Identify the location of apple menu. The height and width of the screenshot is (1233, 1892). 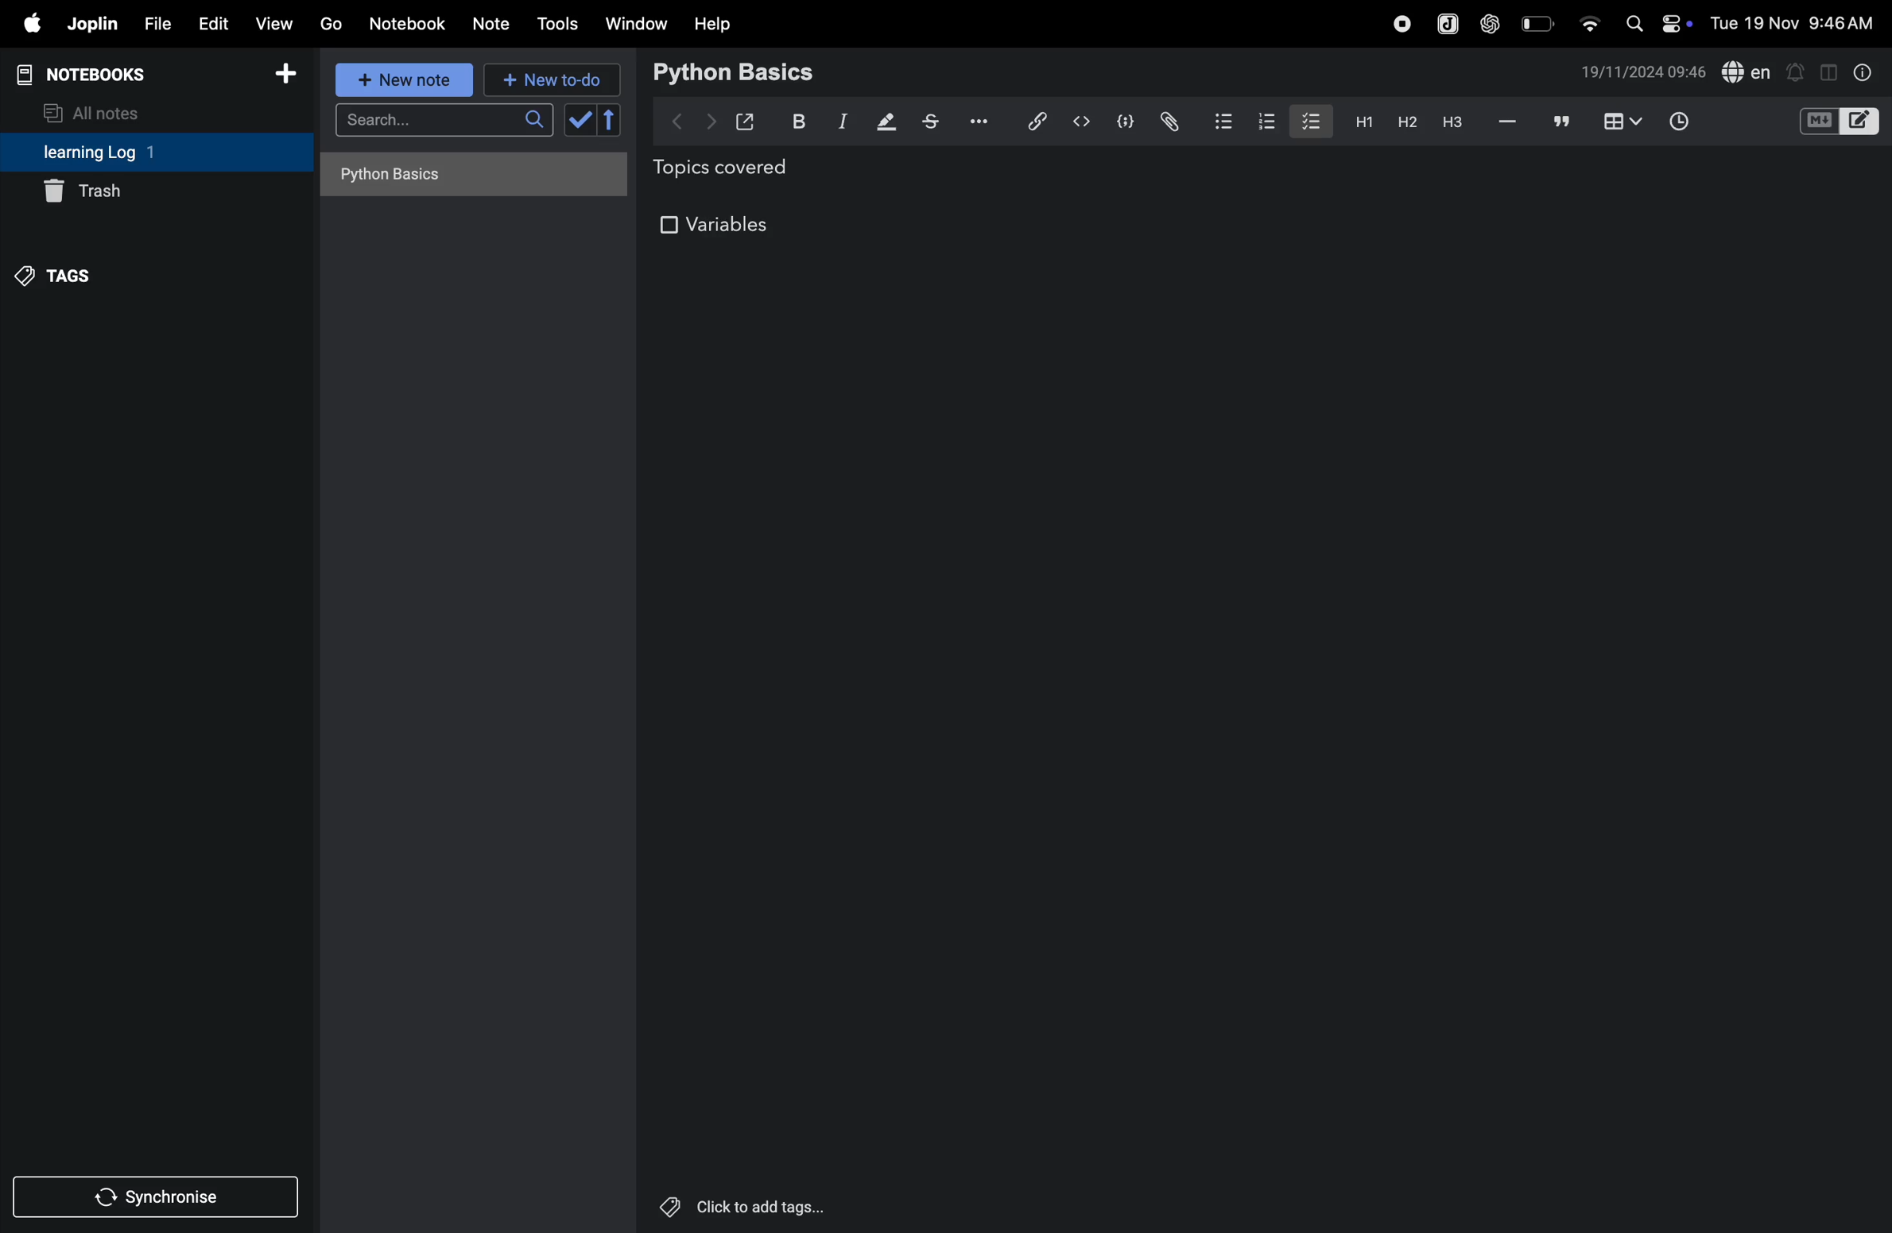
(25, 25).